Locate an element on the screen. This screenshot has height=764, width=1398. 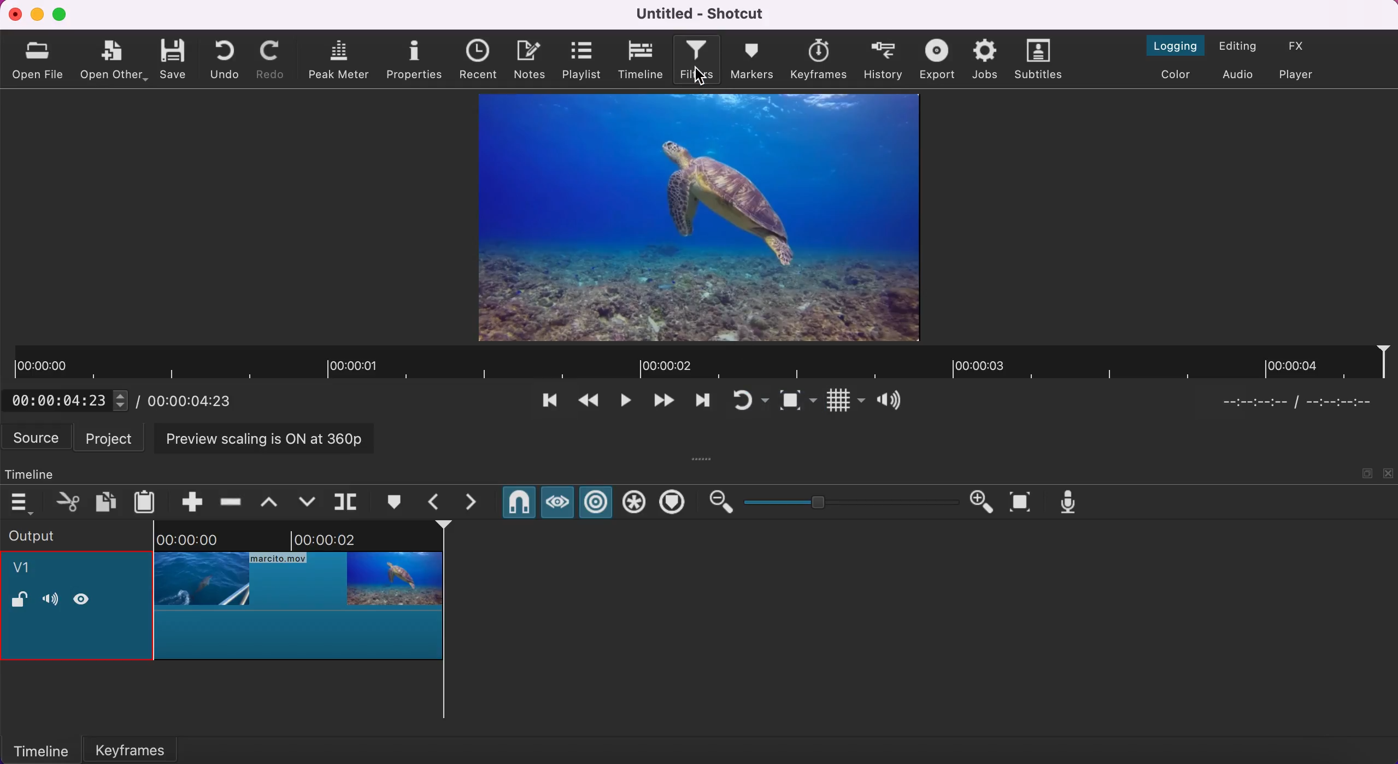
next marker is located at coordinates (478, 502).